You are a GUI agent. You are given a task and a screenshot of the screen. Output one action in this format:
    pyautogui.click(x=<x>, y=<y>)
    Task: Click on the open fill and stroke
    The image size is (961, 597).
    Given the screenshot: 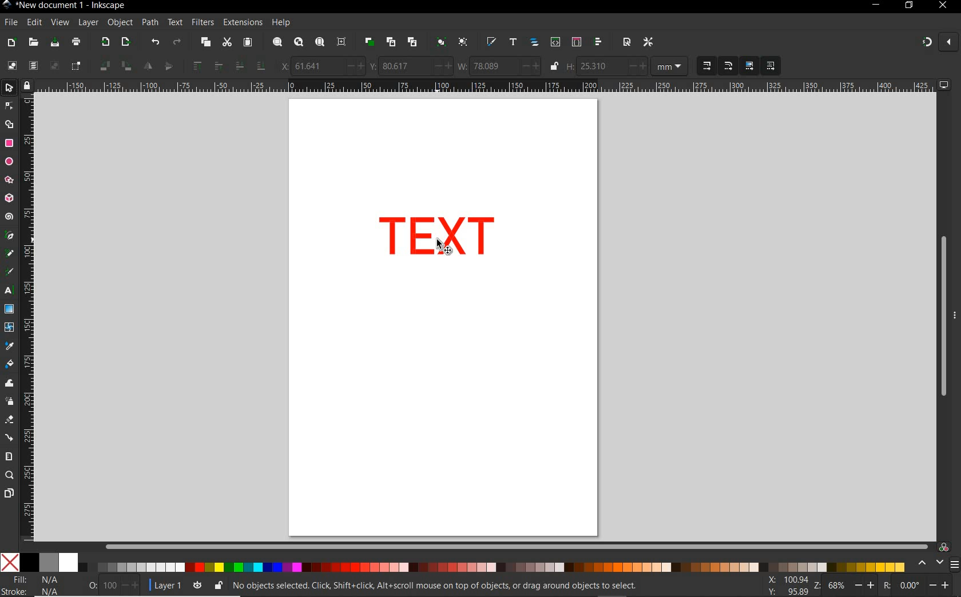 What is the action you would take?
    pyautogui.click(x=492, y=42)
    